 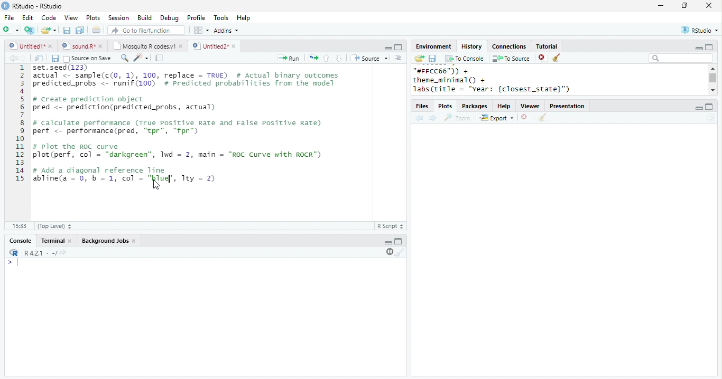 What do you see at coordinates (14, 262) in the screenshot?
I see `>` at bounding box center [14, 262].